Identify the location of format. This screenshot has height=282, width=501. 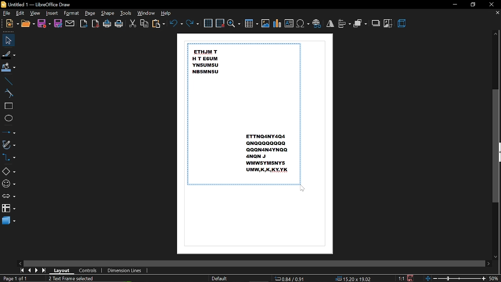
(72, 13).